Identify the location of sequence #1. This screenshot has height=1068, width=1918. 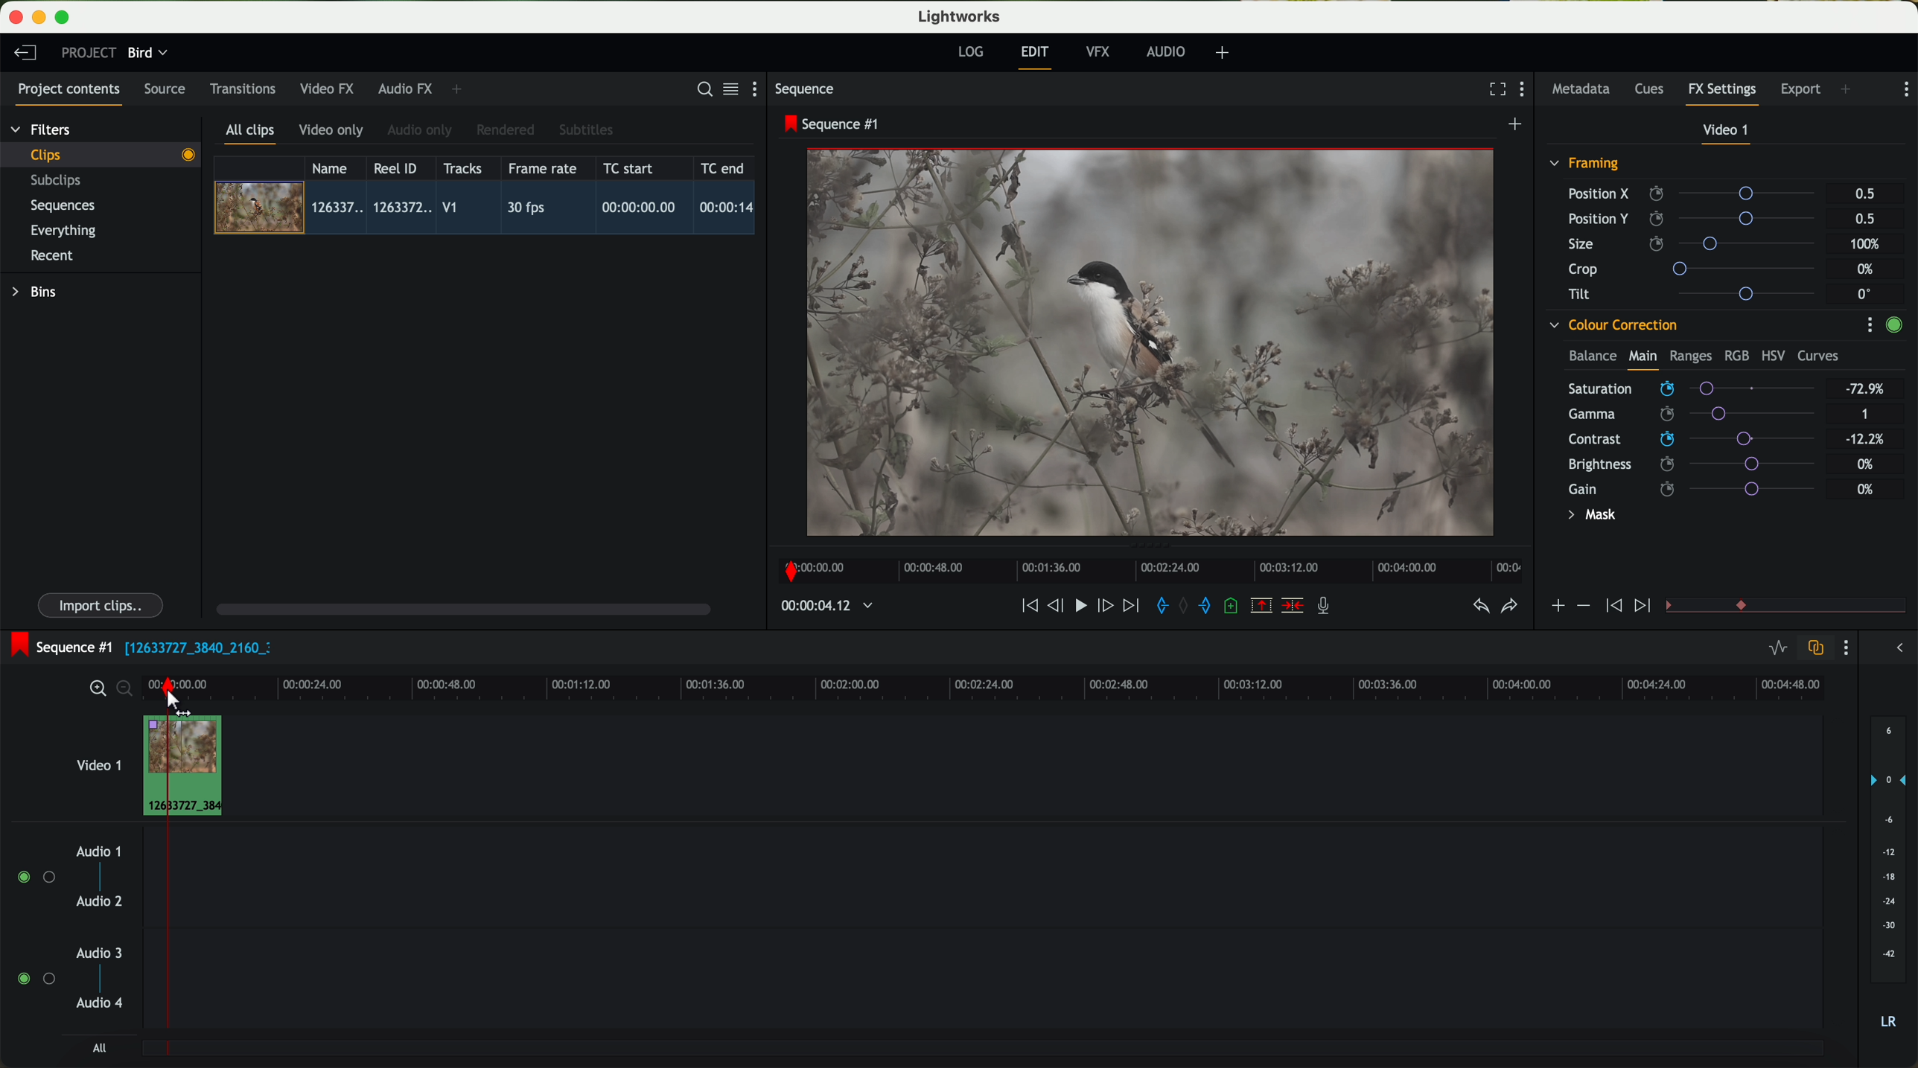
(57, 647).